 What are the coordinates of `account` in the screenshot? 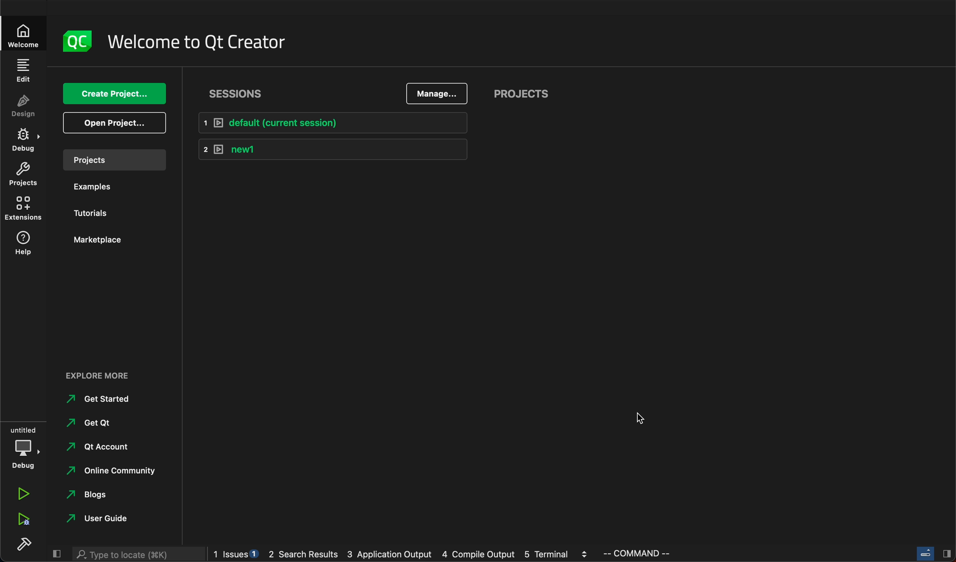 It's located at (104, 447).